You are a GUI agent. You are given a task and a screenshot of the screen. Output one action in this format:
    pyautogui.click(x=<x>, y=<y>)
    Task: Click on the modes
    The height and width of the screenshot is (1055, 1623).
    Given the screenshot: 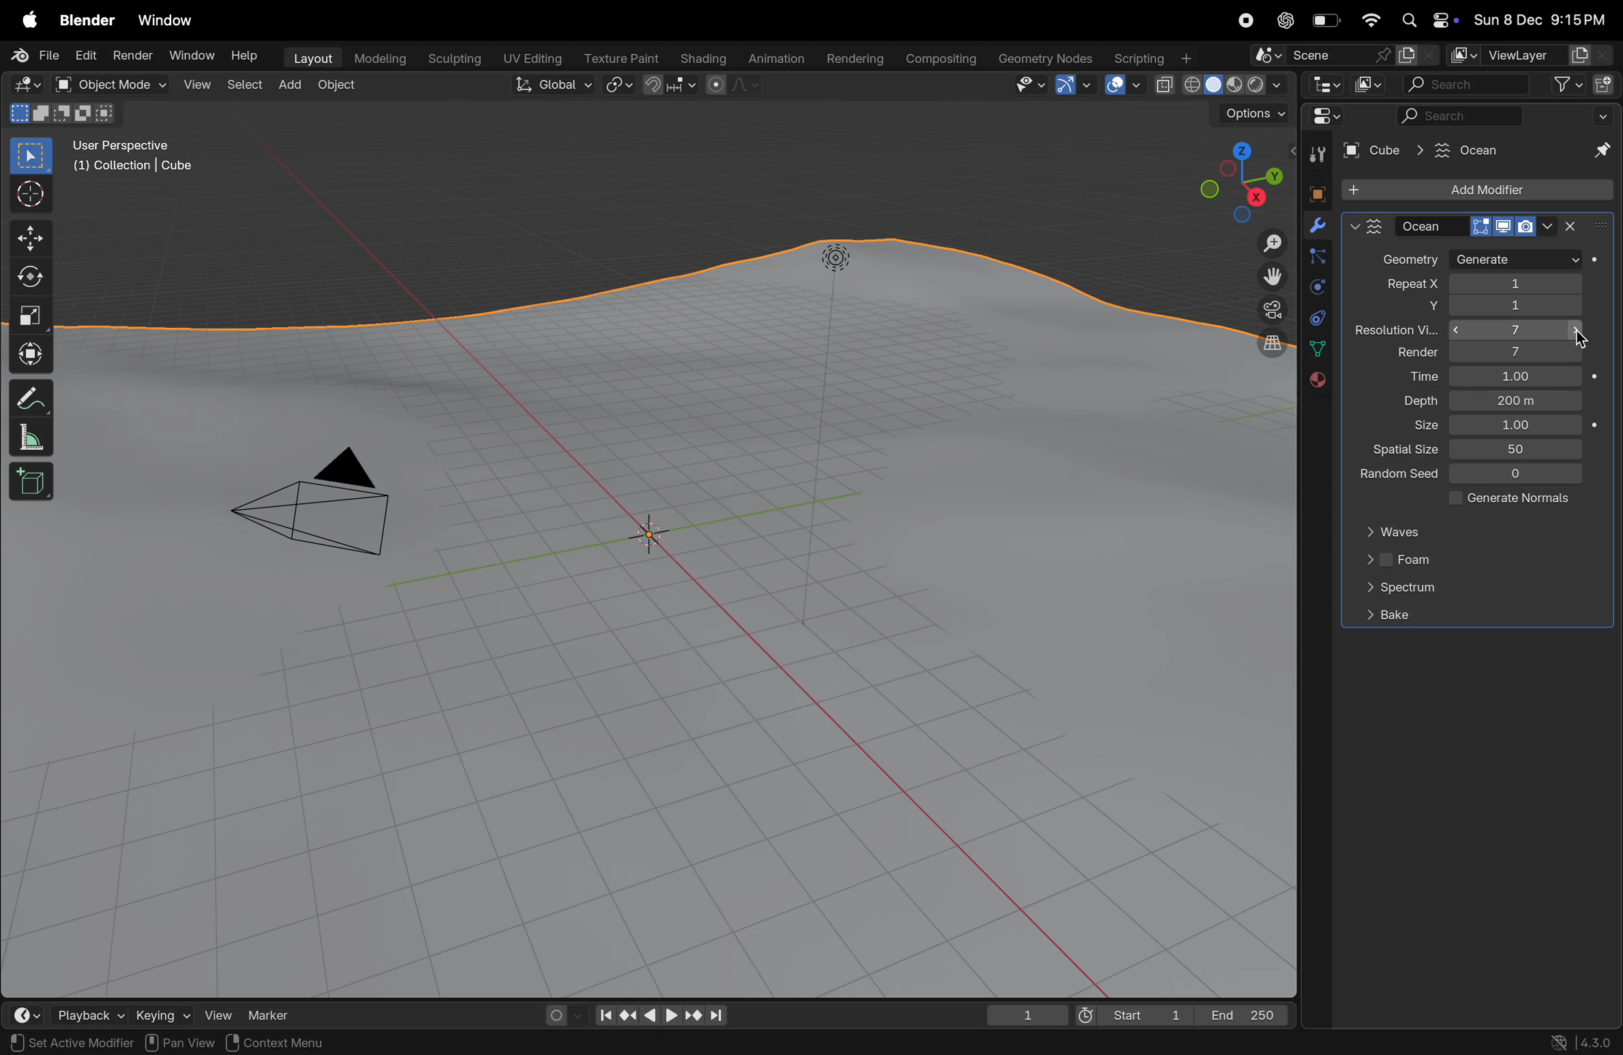 What is the action you would take?
    pyautogui.click(x=62, y=113)
    